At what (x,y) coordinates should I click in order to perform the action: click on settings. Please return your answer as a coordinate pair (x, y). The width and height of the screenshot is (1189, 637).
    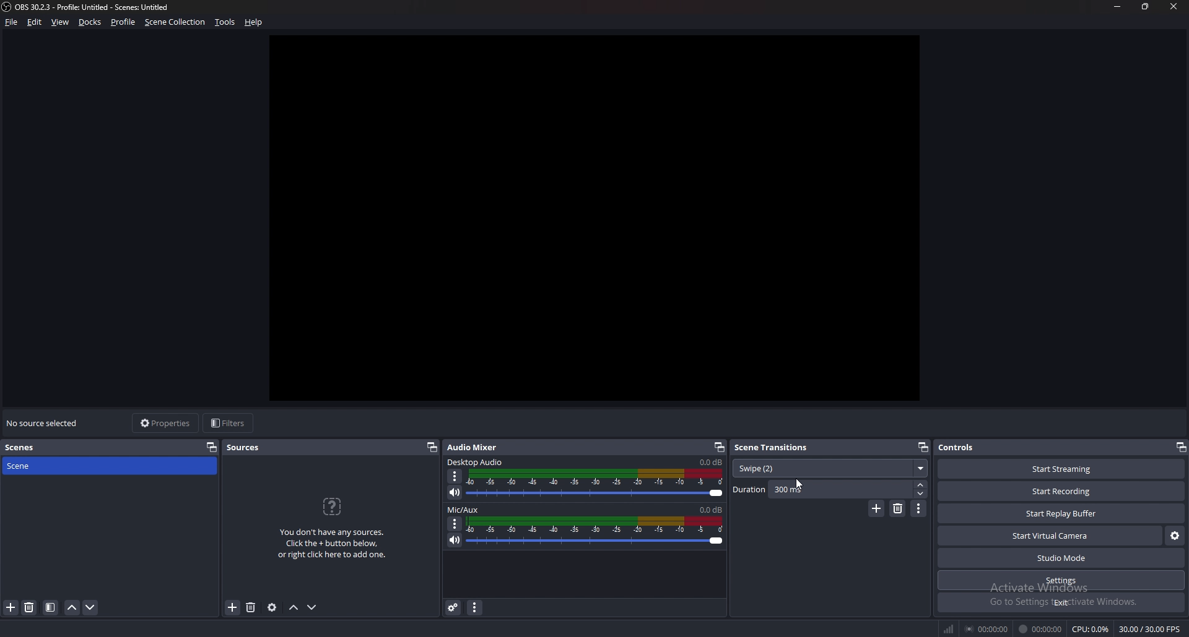
    Looking at the image, I should click on (1063, 580).